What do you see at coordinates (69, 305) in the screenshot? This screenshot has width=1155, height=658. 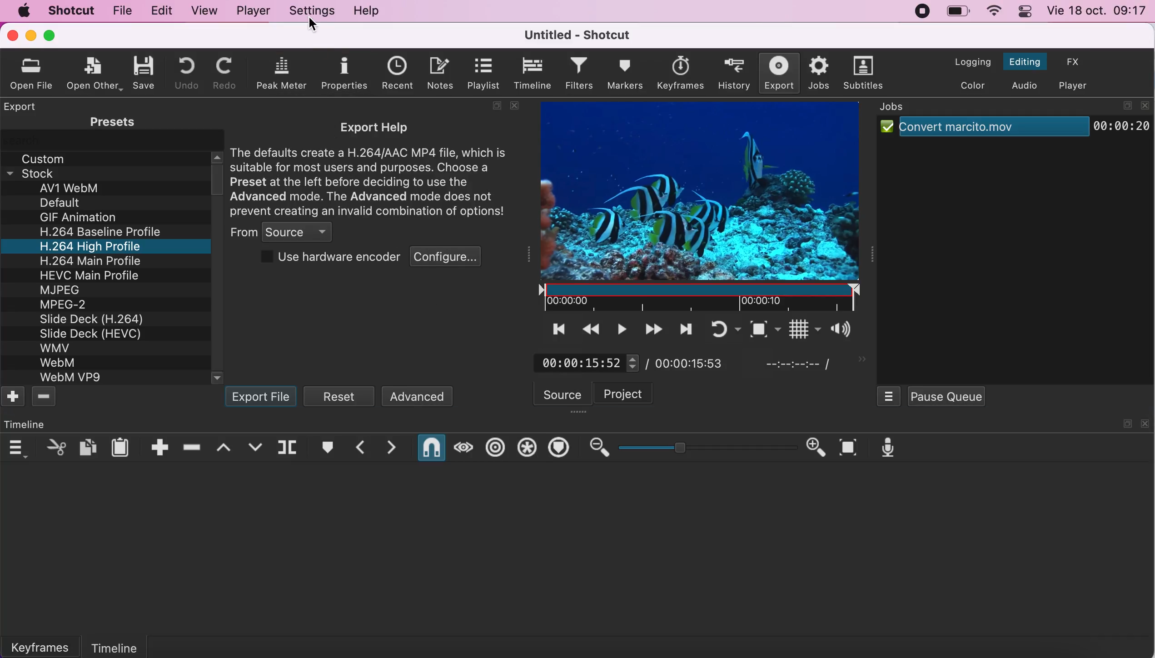 I see `MPEG-2` at bounding box center [69, 305].